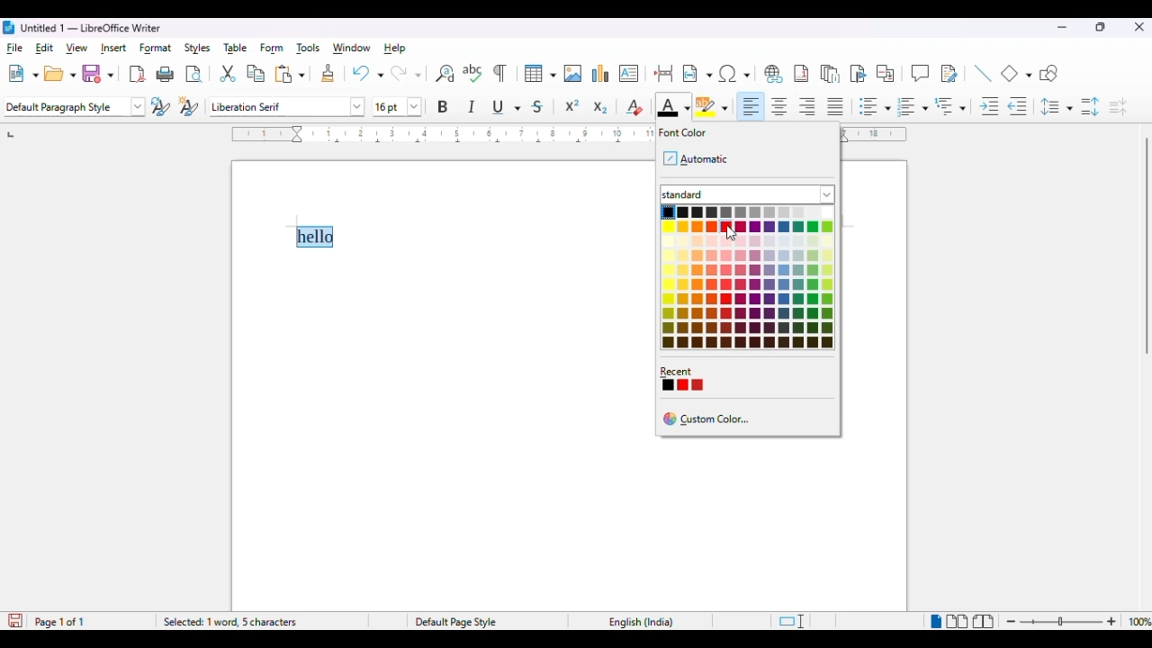  Describe the element at coordinates (113, 48) in the screenshot. I see `insert` at that location.